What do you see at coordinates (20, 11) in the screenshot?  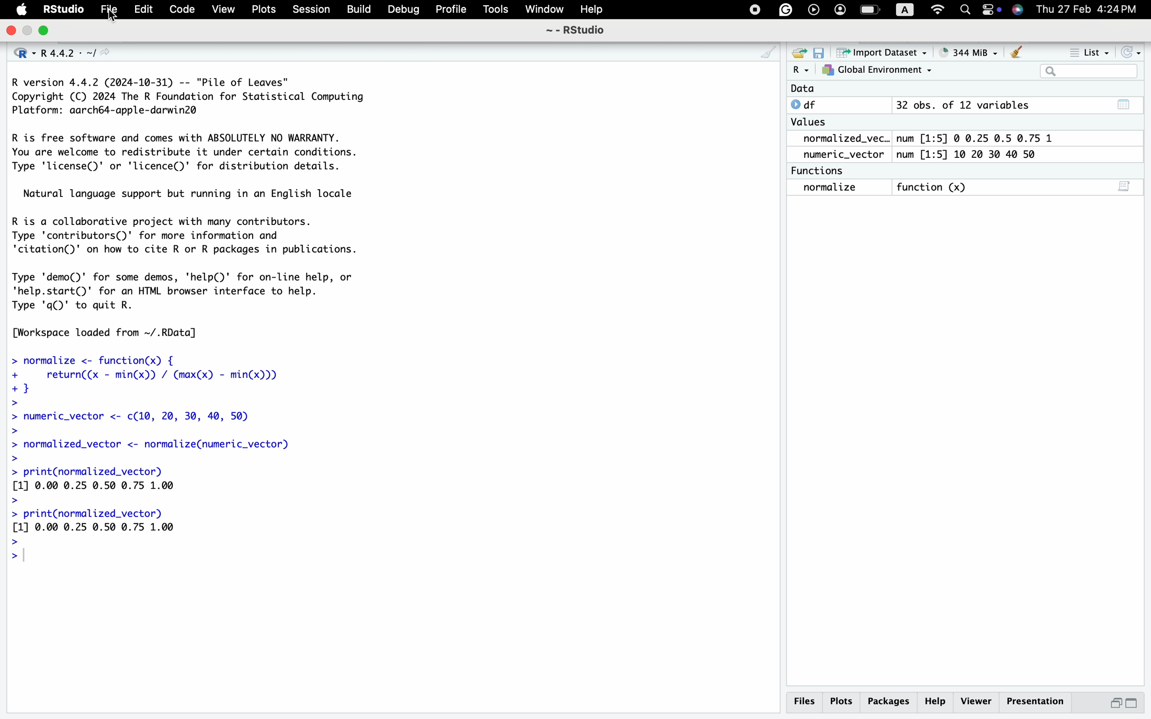 I see `Apple icon` at bounding box center [20, 11].